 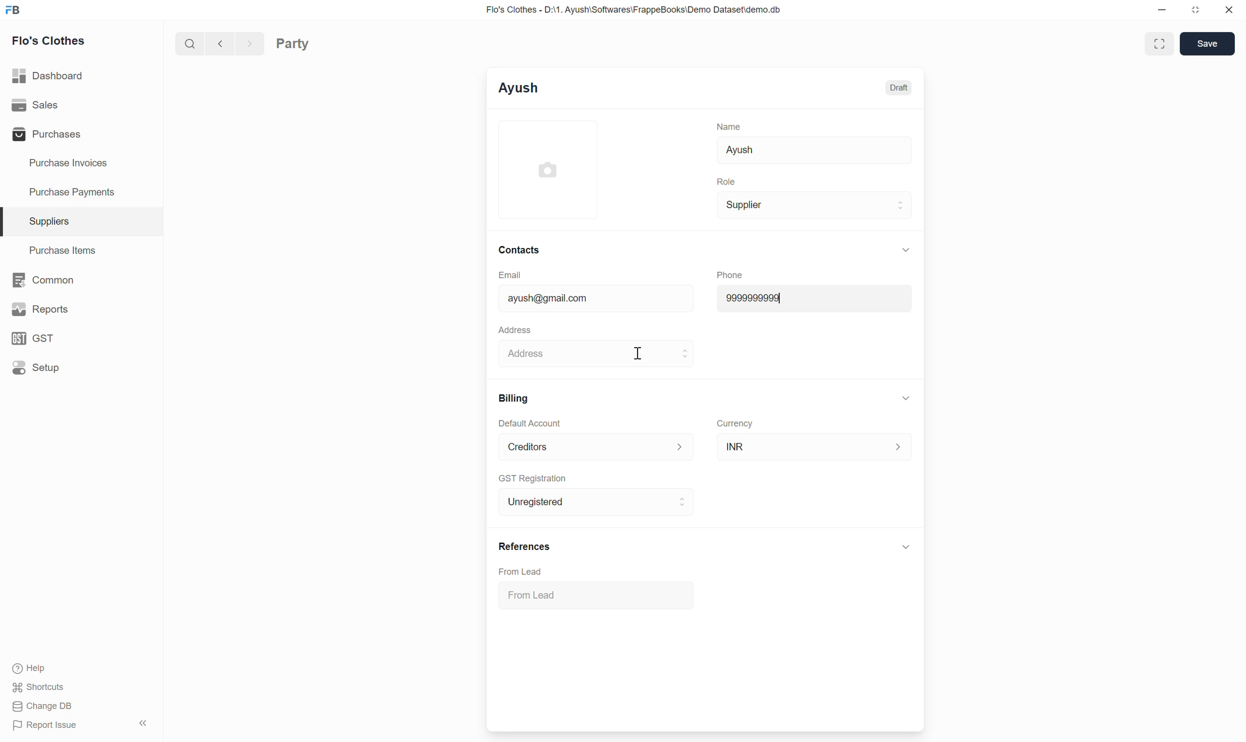 I want to click on Ayush, so click(x=814, y=150).